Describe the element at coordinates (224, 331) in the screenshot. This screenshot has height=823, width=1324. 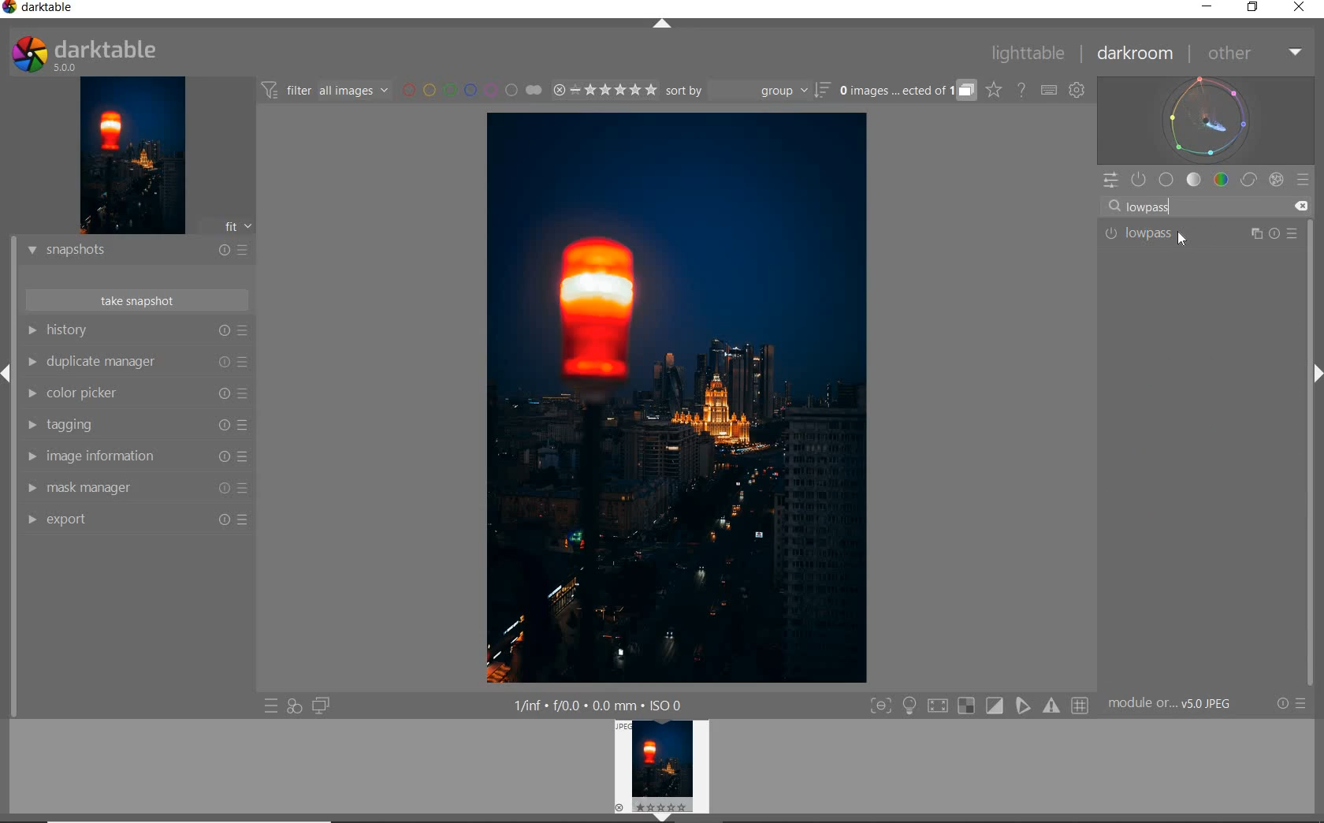
I see `reset` at that location.